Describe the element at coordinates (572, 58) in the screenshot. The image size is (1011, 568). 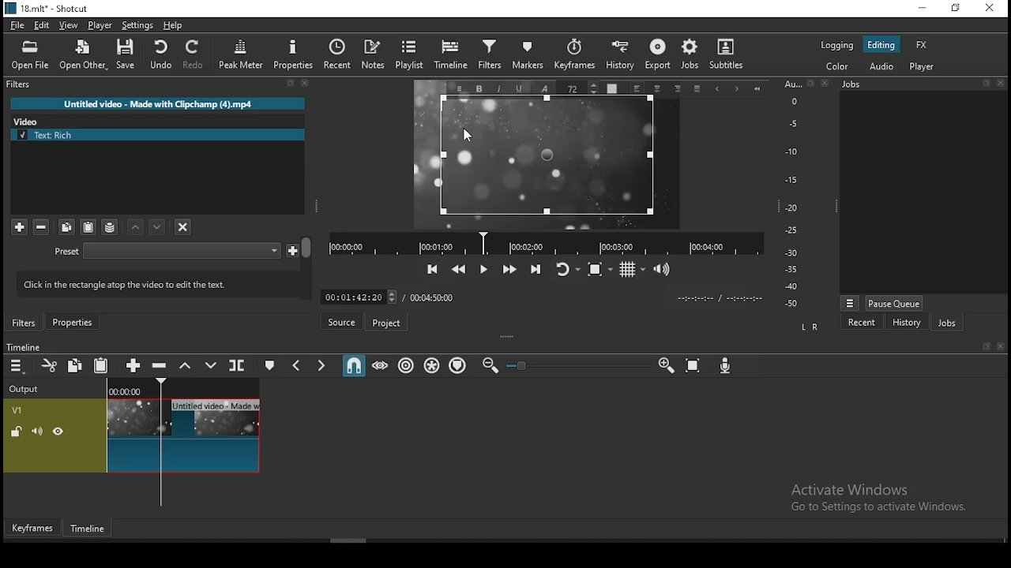
I see `keyframes` at that location.